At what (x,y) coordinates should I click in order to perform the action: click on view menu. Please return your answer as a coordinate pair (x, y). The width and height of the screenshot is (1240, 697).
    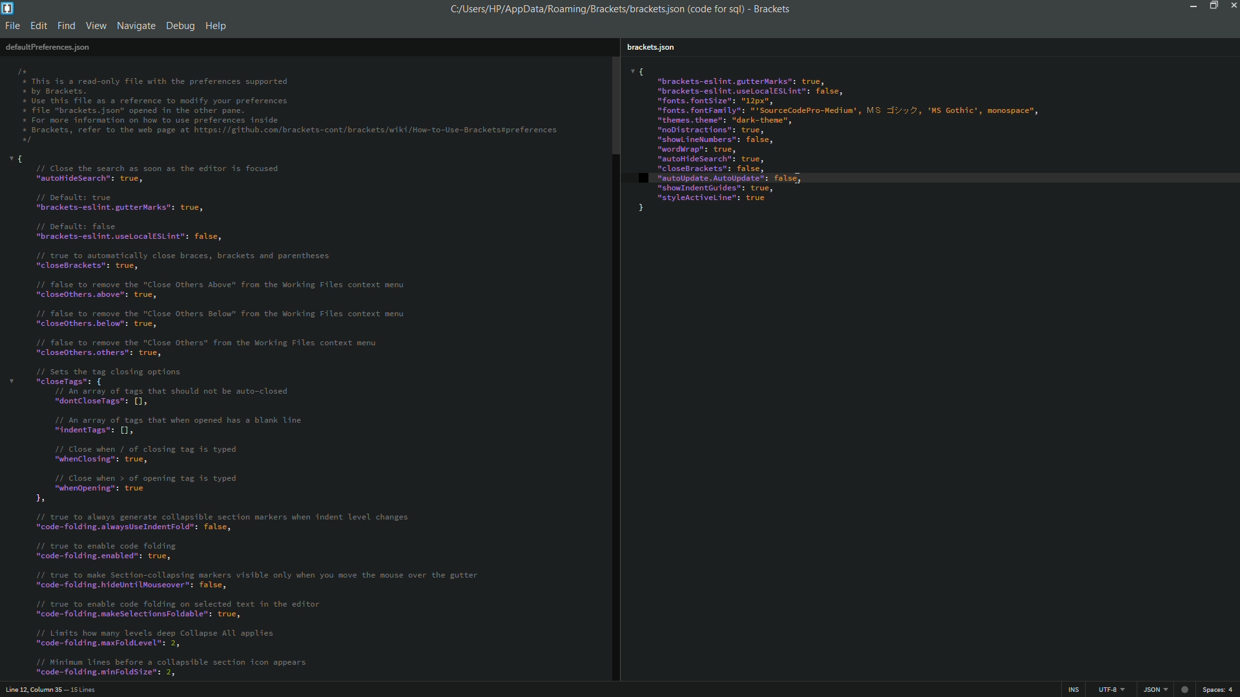
    Looking at the image, I should click on (96, 26).